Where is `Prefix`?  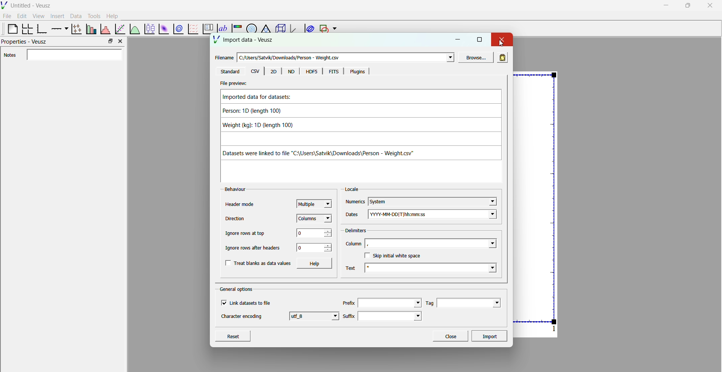
Prefix is located at coordinates (349, 301).